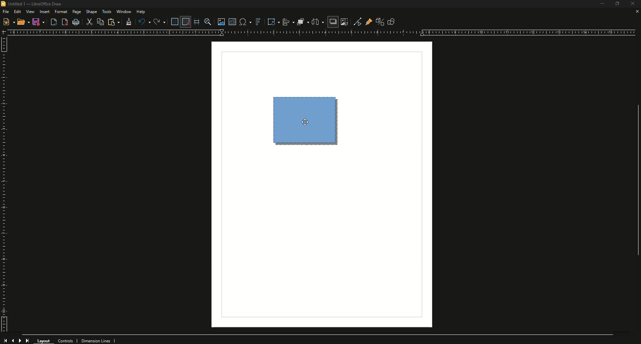 The width and height of the screenshot is (641, 344). What do you see at coordinates (332, 22) in the screenshot?
I see `Shadow` at bounding box center [332, 22].